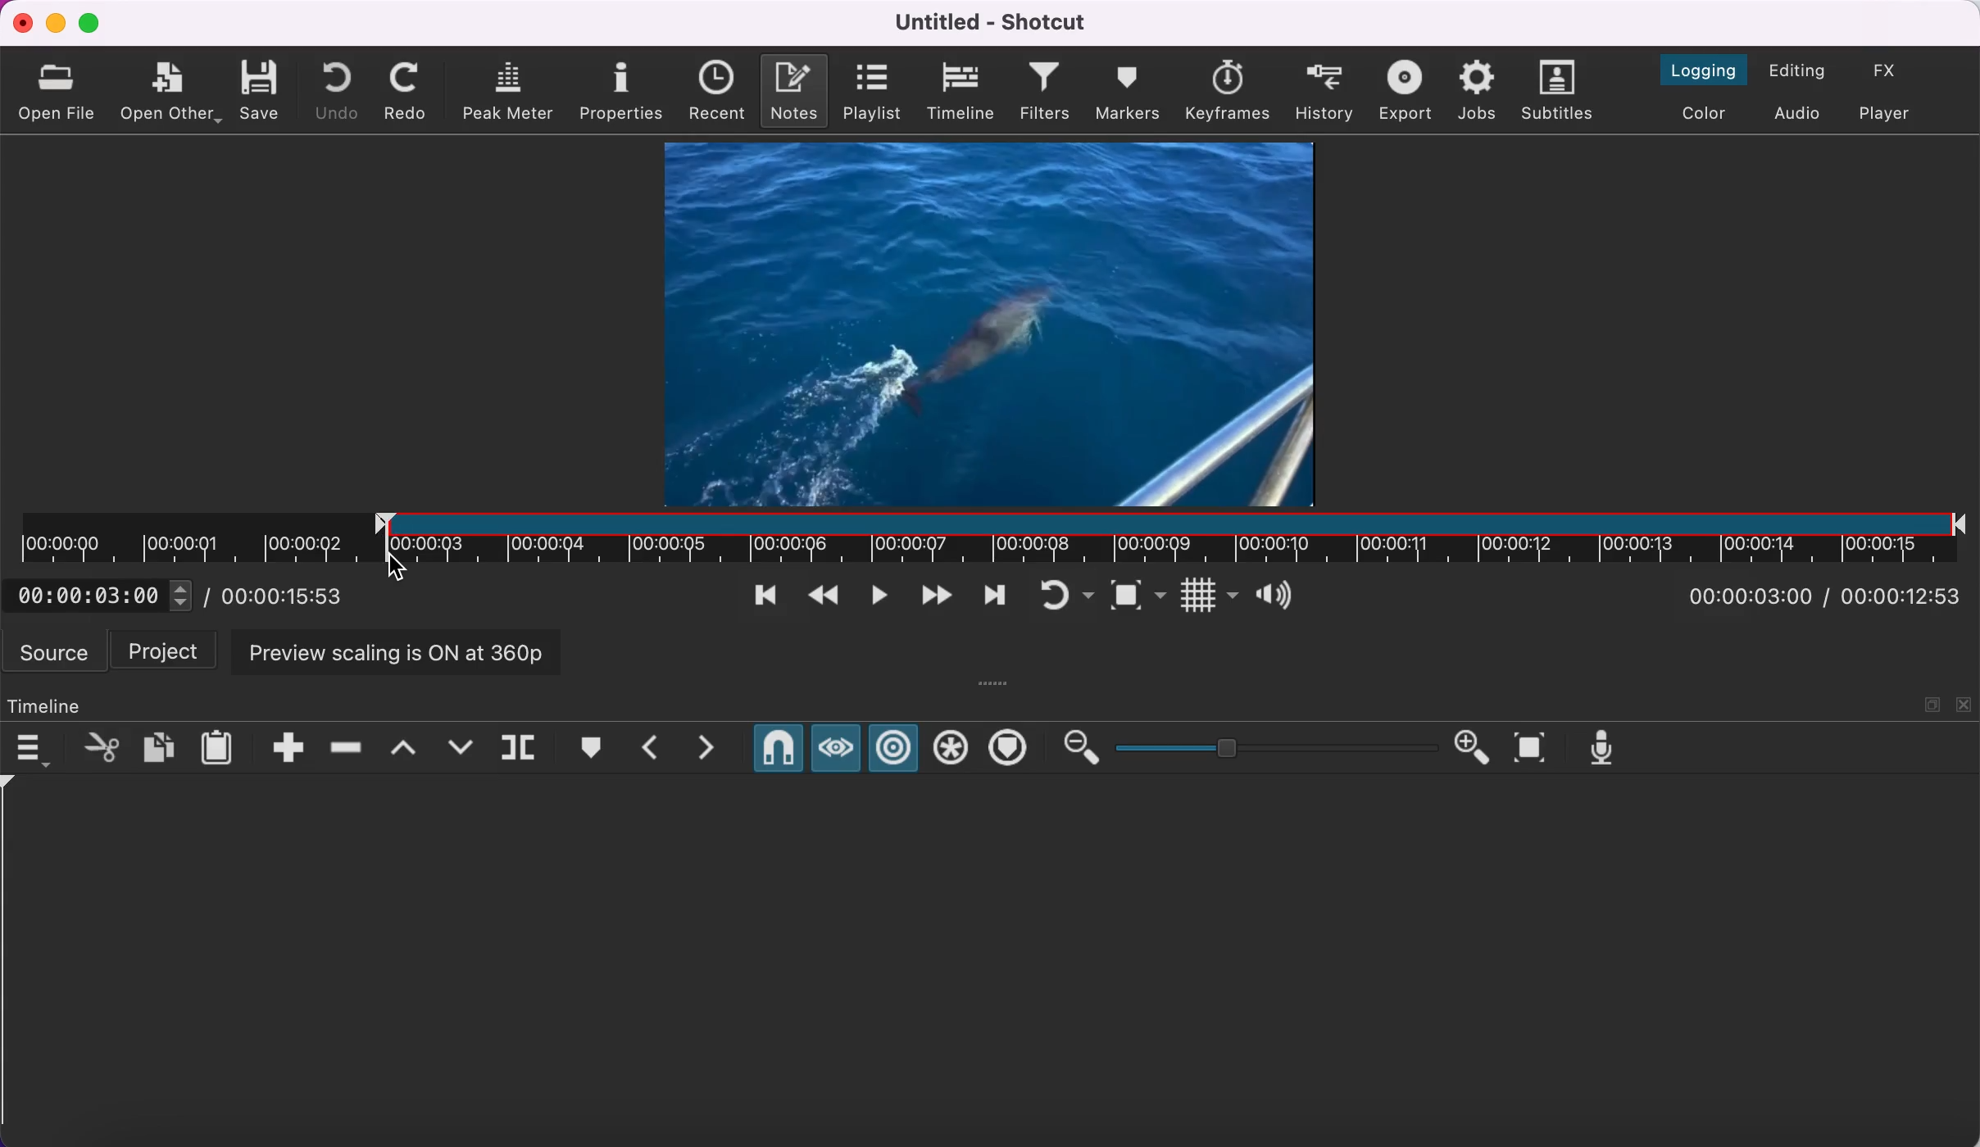 The height and width of the screenshot is (1147, 1980). Describe the element at coordinates (988, 325) in the screenshot. I see `clip` at that location.